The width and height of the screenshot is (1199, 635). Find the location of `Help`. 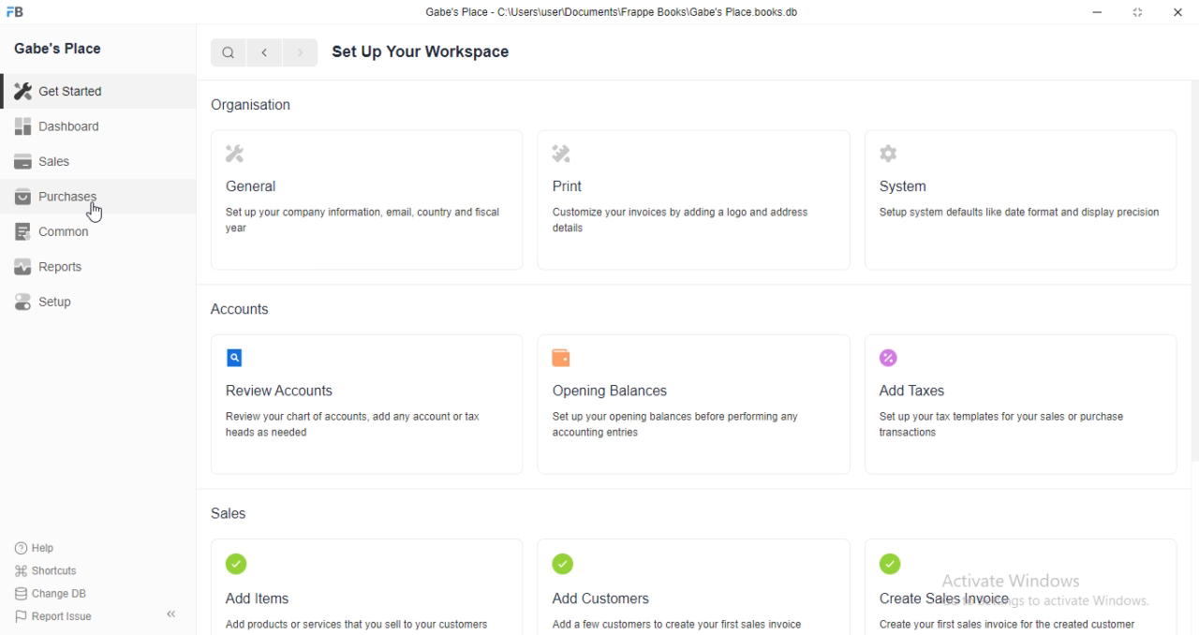

Help is located at coordinates (37, 549).